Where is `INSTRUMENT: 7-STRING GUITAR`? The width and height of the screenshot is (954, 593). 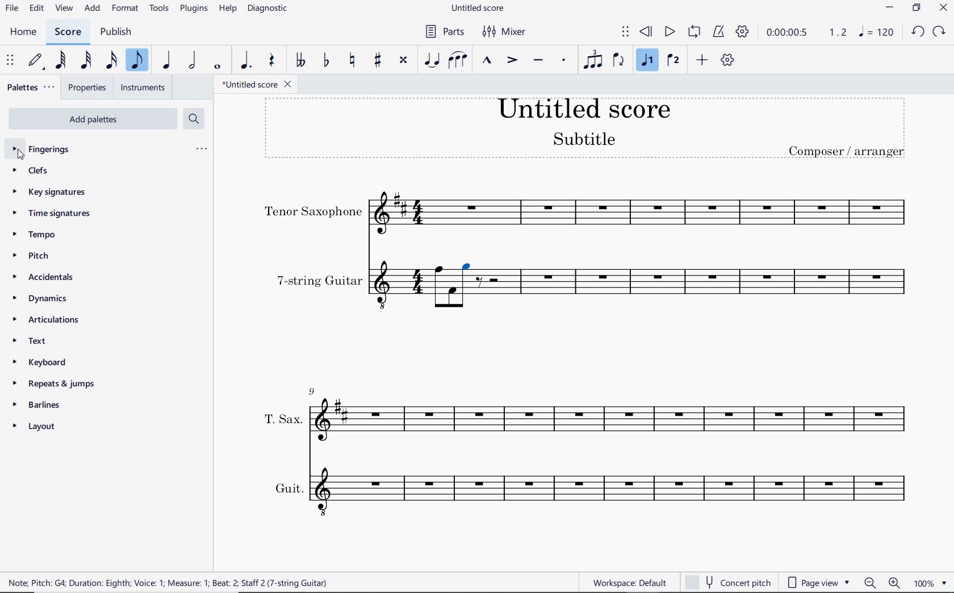
INSTRUMENT: 7-STRING GUITAR is located at coordinates (357, 287).